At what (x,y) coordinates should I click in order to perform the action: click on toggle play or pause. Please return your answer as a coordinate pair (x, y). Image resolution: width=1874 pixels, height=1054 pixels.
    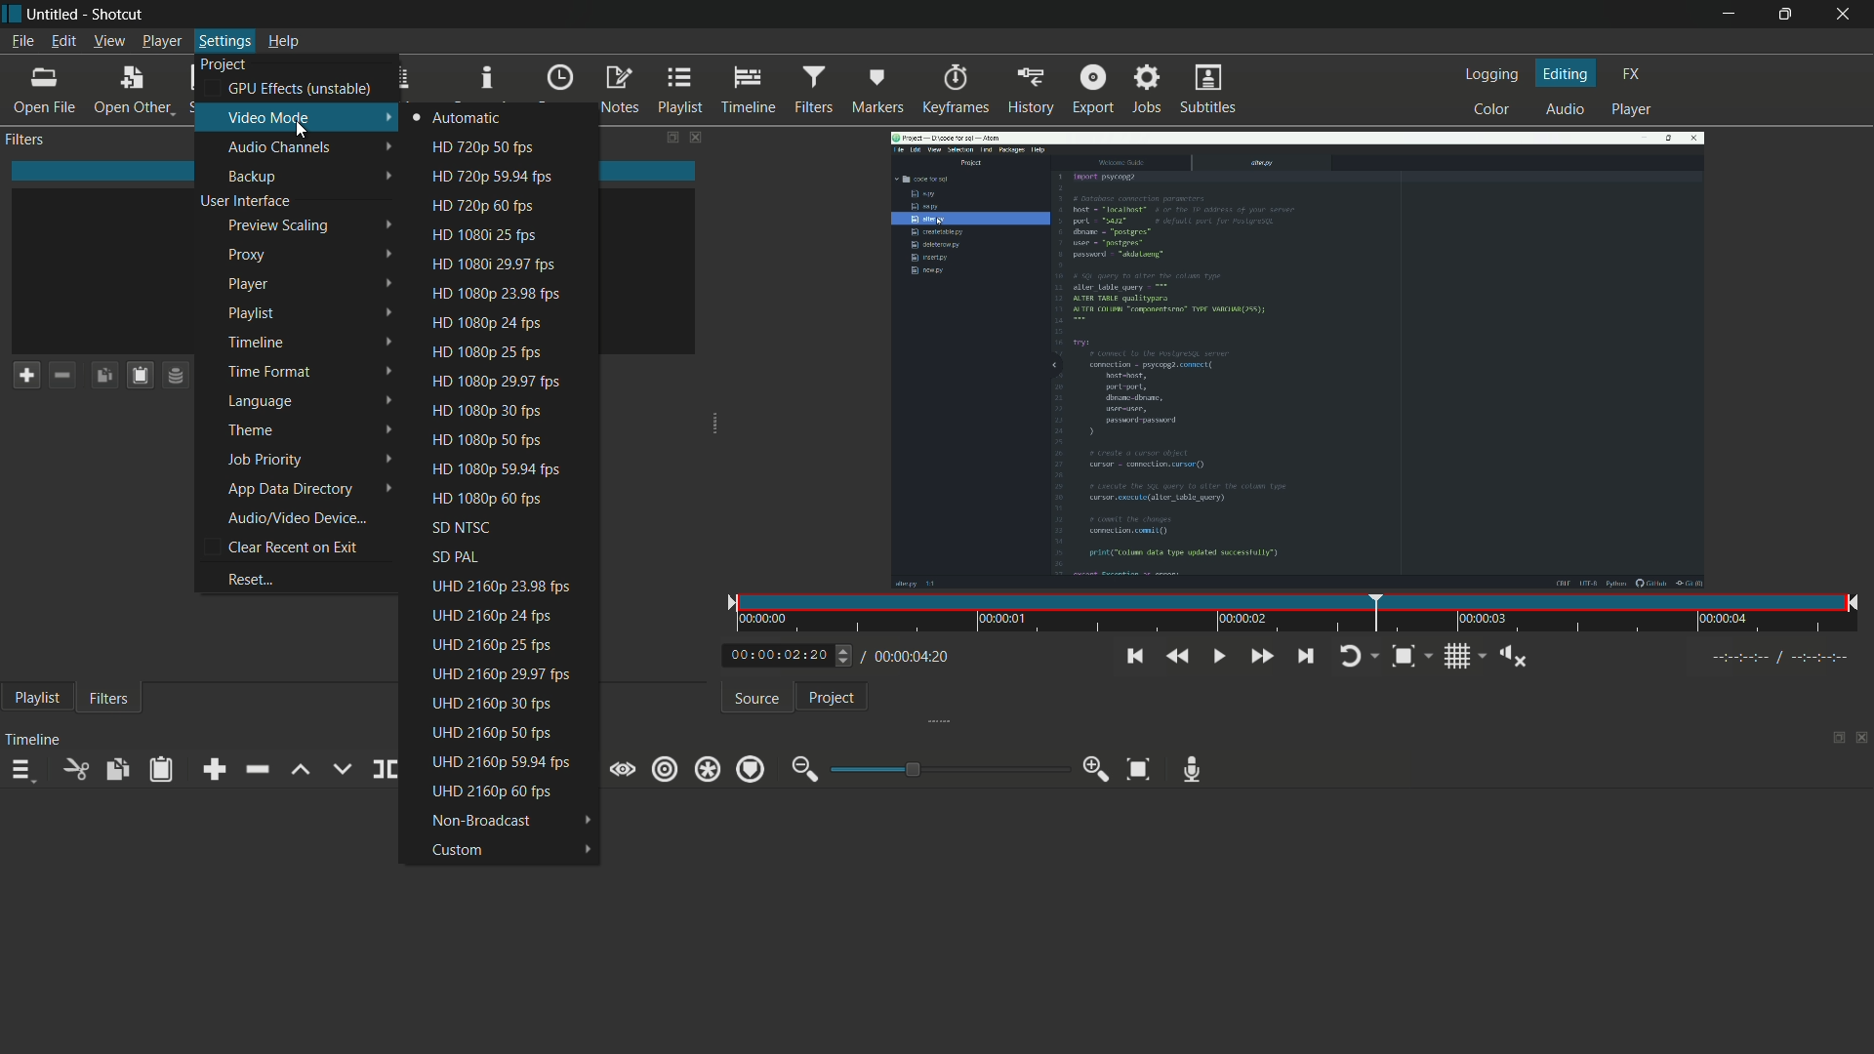
    Looking at the image, I should click on (1217, 656).